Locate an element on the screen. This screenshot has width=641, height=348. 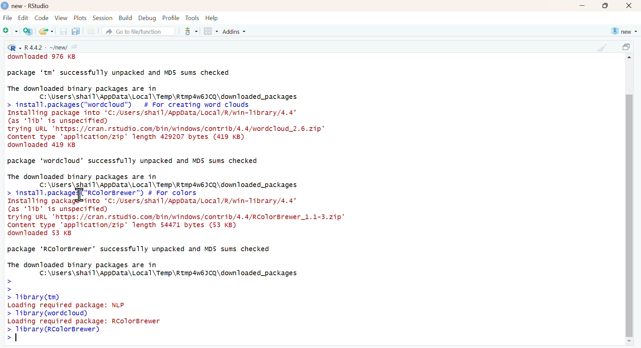
Create a project is located at coordinates (28, 31).